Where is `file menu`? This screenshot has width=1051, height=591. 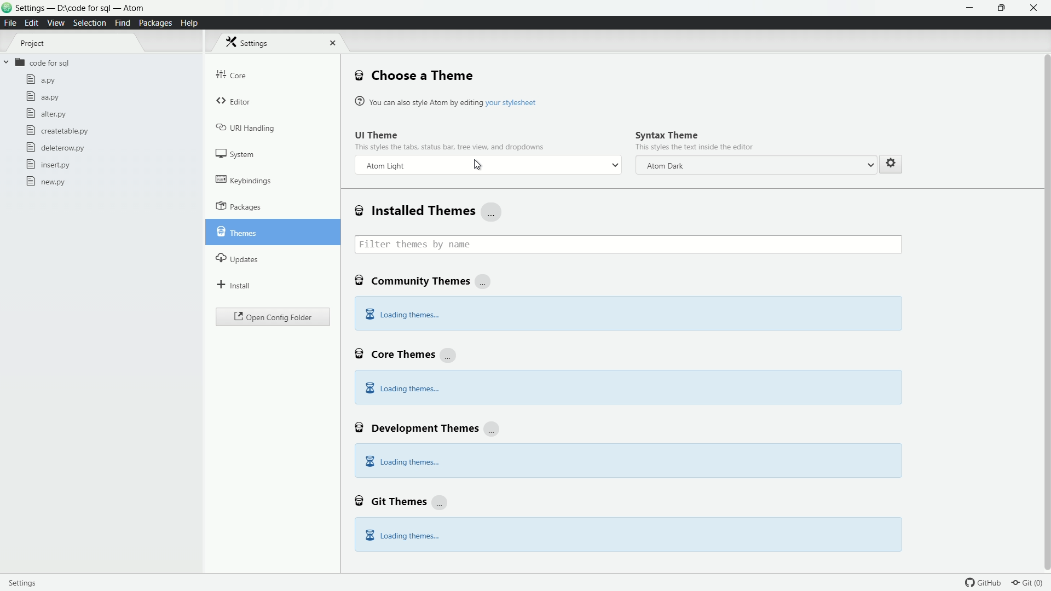 file menu is located at coordinates (10, 24).